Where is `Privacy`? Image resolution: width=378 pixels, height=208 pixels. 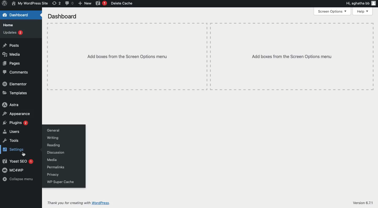 Privacy is located at coordinates (53, 174).